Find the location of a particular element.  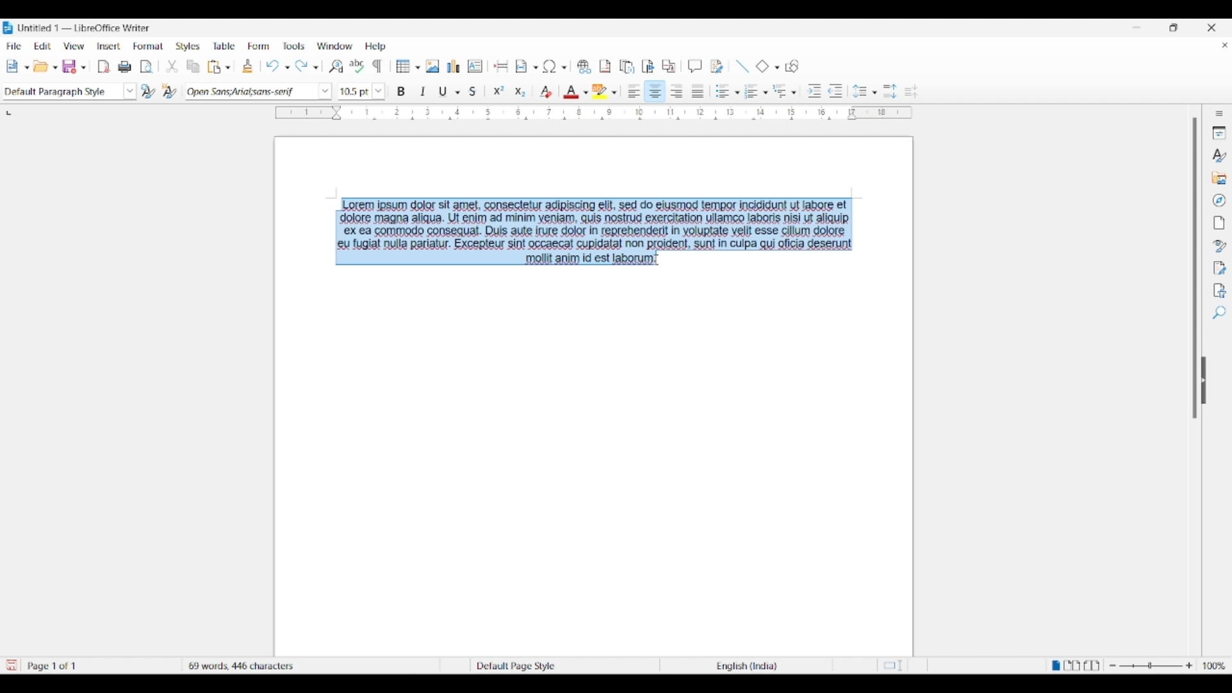

Character highlighting color options is located at coordinates (614, 92).